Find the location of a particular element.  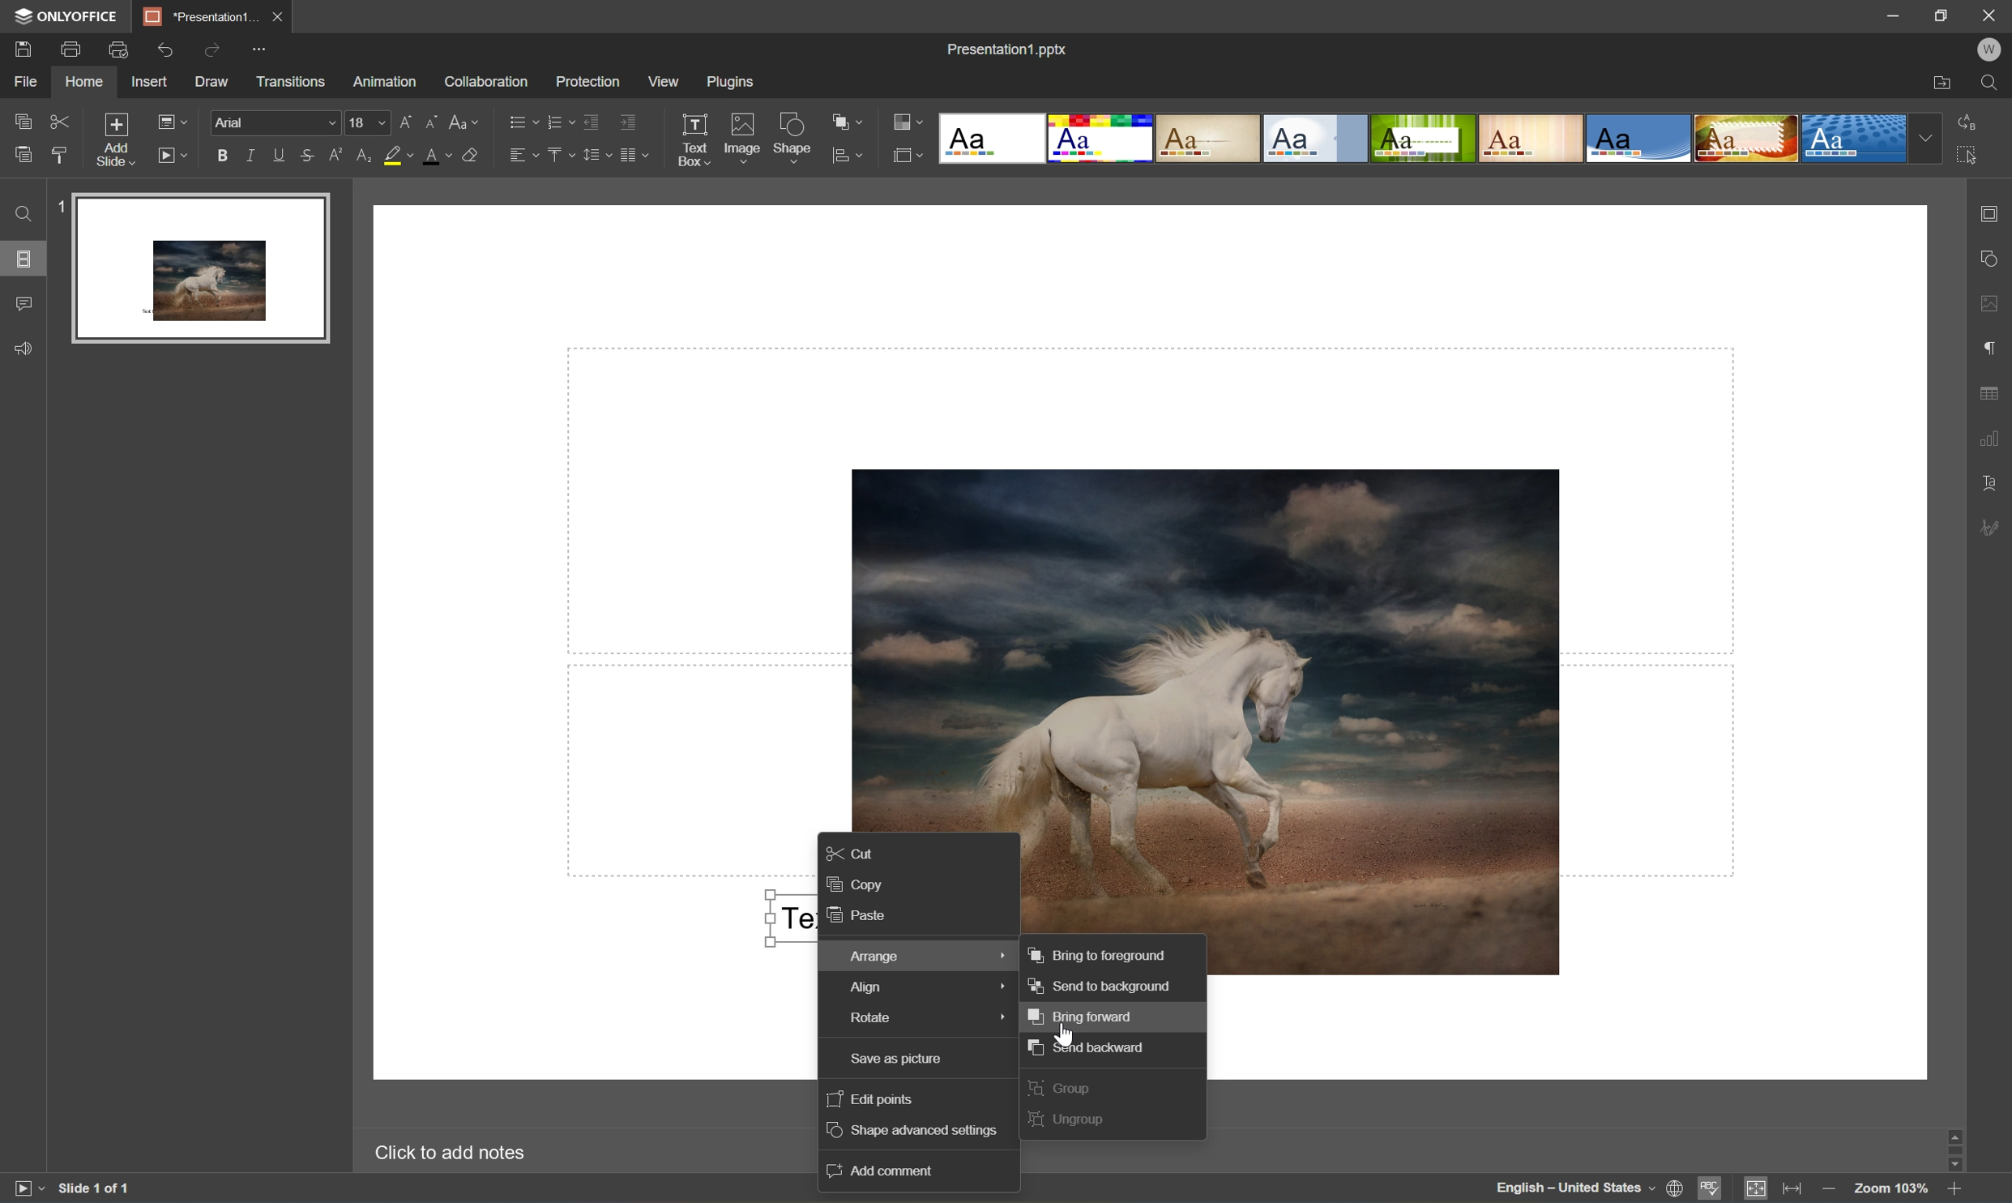

Strikethrough is located at coordinates (308, 154).